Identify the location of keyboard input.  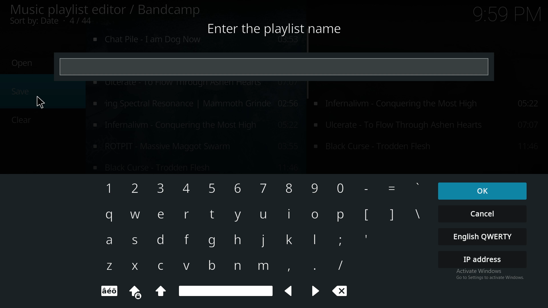
(136, 265).